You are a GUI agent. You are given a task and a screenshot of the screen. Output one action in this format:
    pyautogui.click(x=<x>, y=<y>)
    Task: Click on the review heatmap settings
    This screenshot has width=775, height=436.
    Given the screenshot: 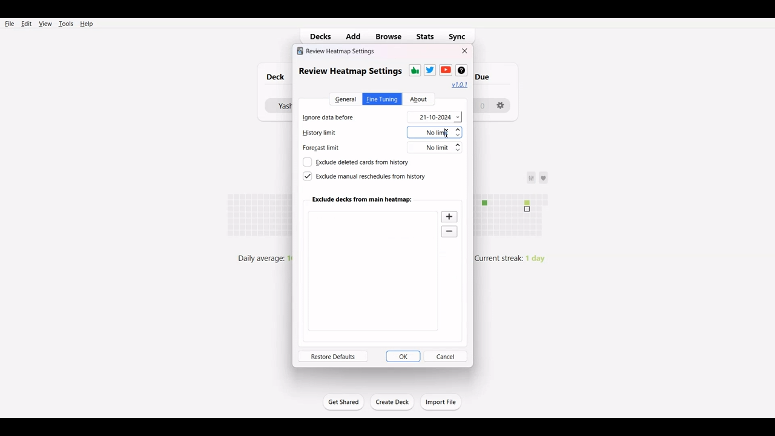 What is the action you would take?
    pyautogui.click(x=336, y=51)
    